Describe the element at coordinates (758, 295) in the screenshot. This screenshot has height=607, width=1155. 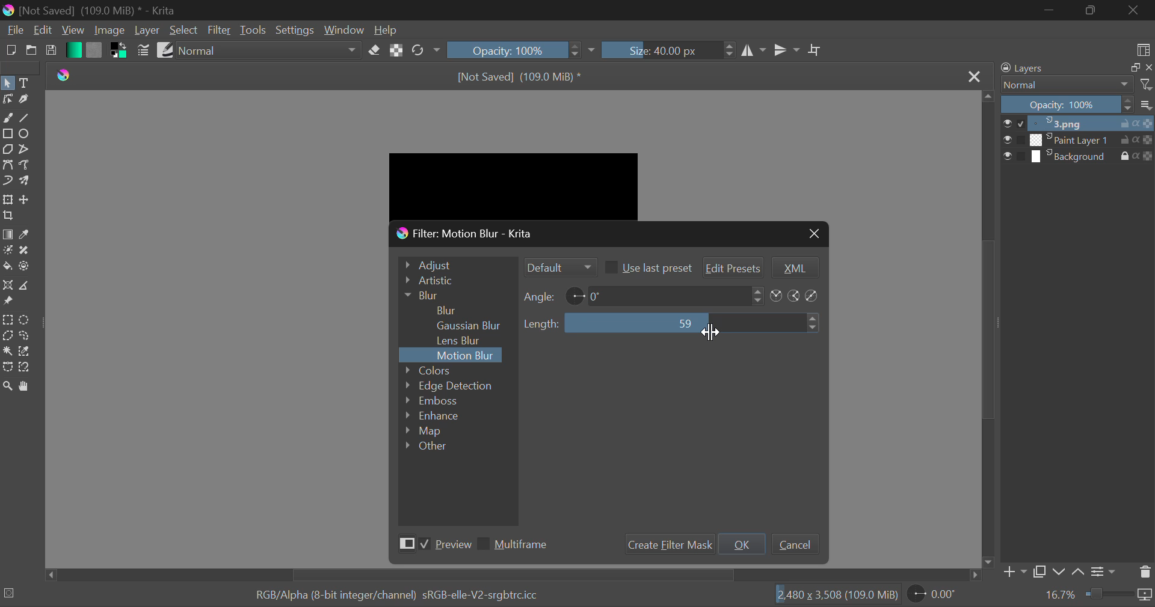
I see `Increase or decrease angle` at that location.